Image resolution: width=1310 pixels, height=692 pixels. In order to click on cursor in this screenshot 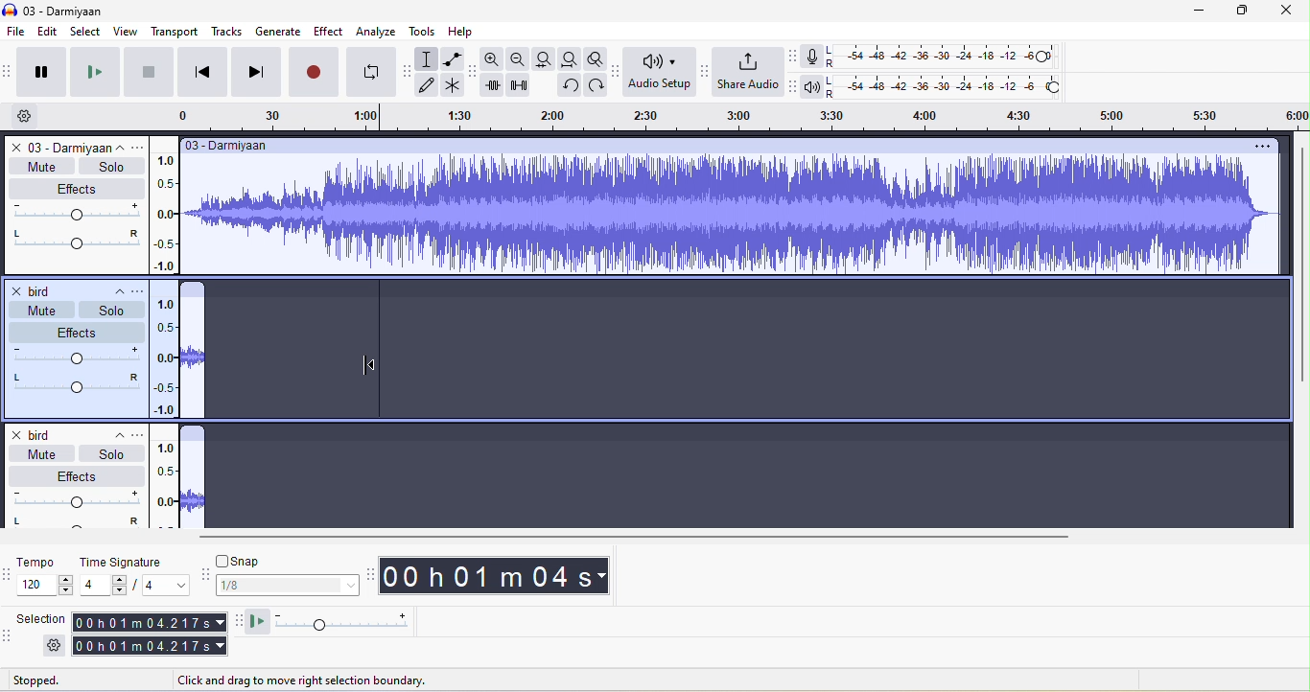, I will do `click(369, 365)`.